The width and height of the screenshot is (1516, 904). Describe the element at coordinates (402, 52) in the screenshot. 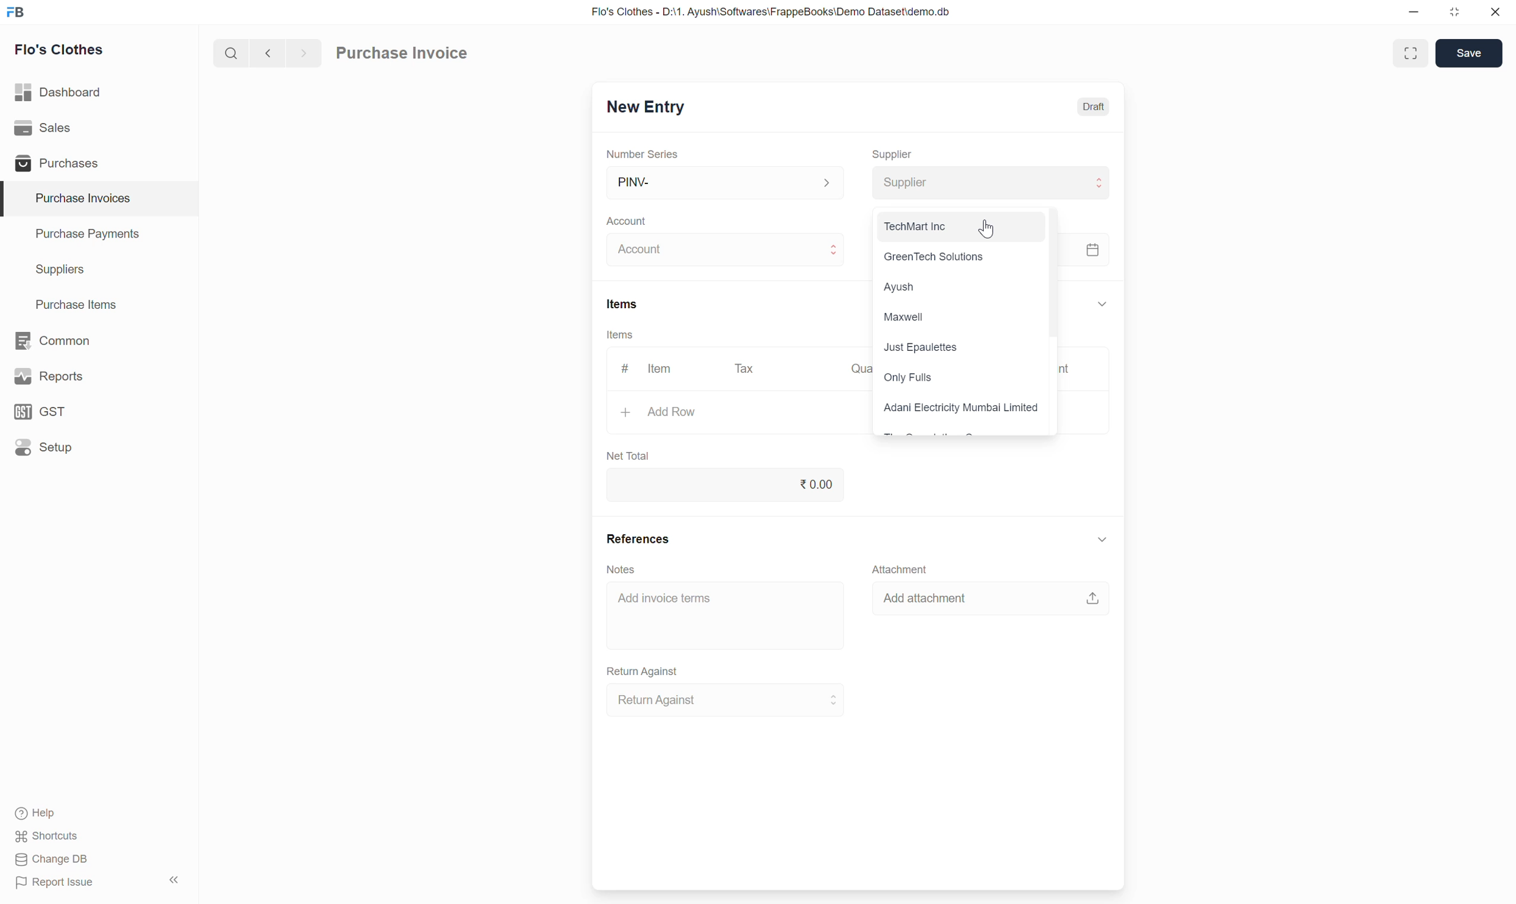

I see `Purchase Invoice` at that location.